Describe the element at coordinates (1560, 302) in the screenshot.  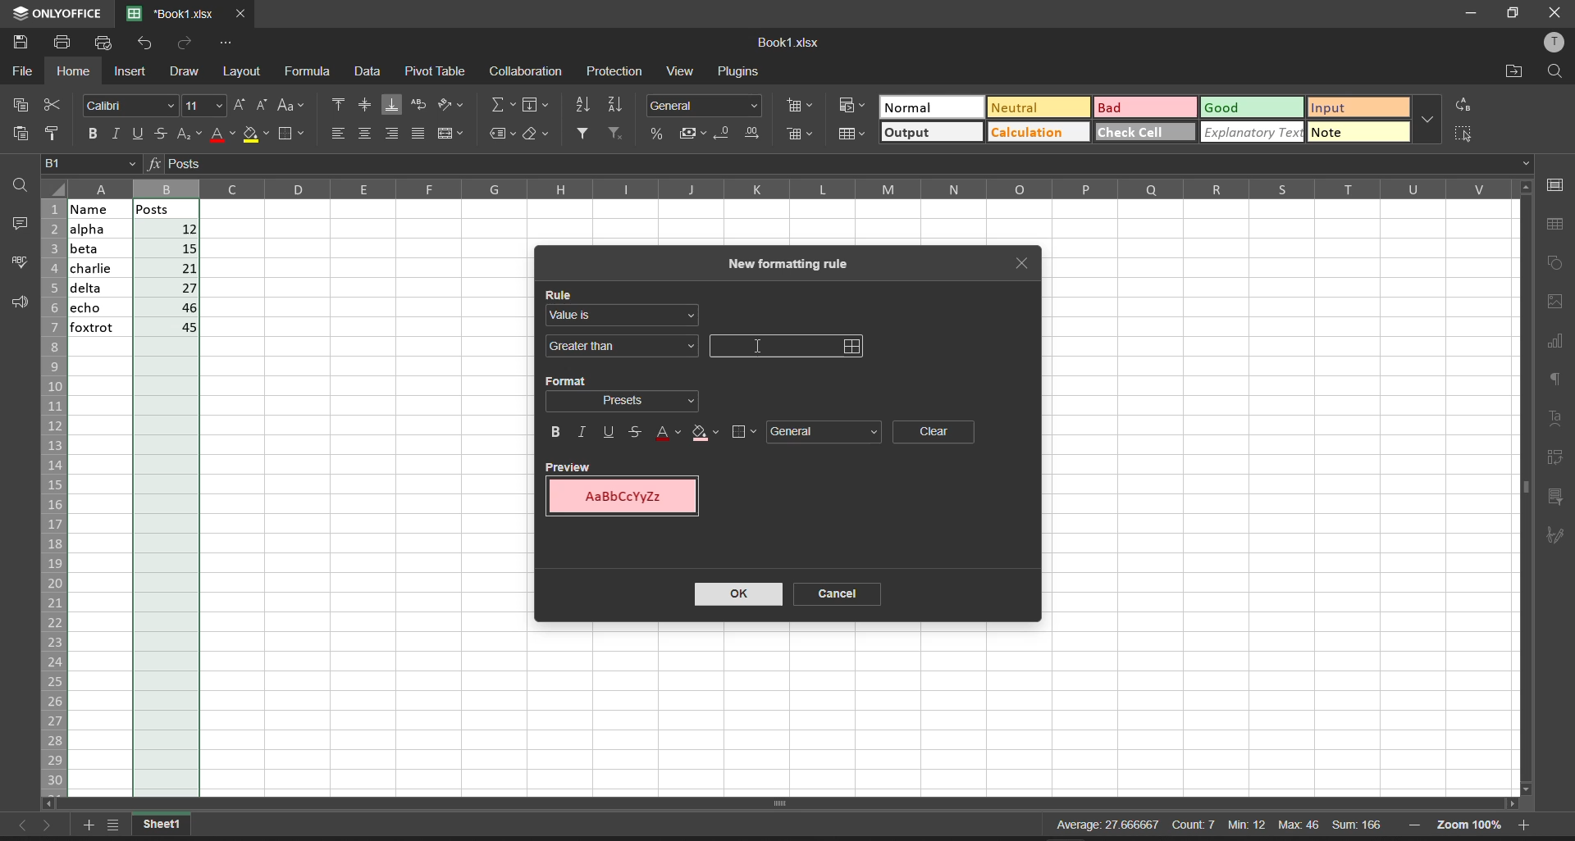
I see `image settings` at that location.